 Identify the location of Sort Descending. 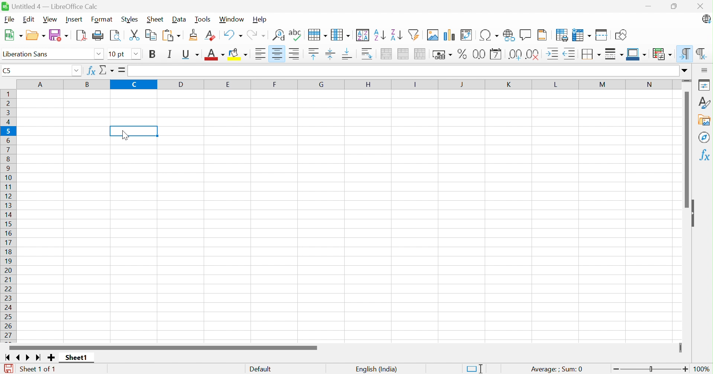
(396, 33).